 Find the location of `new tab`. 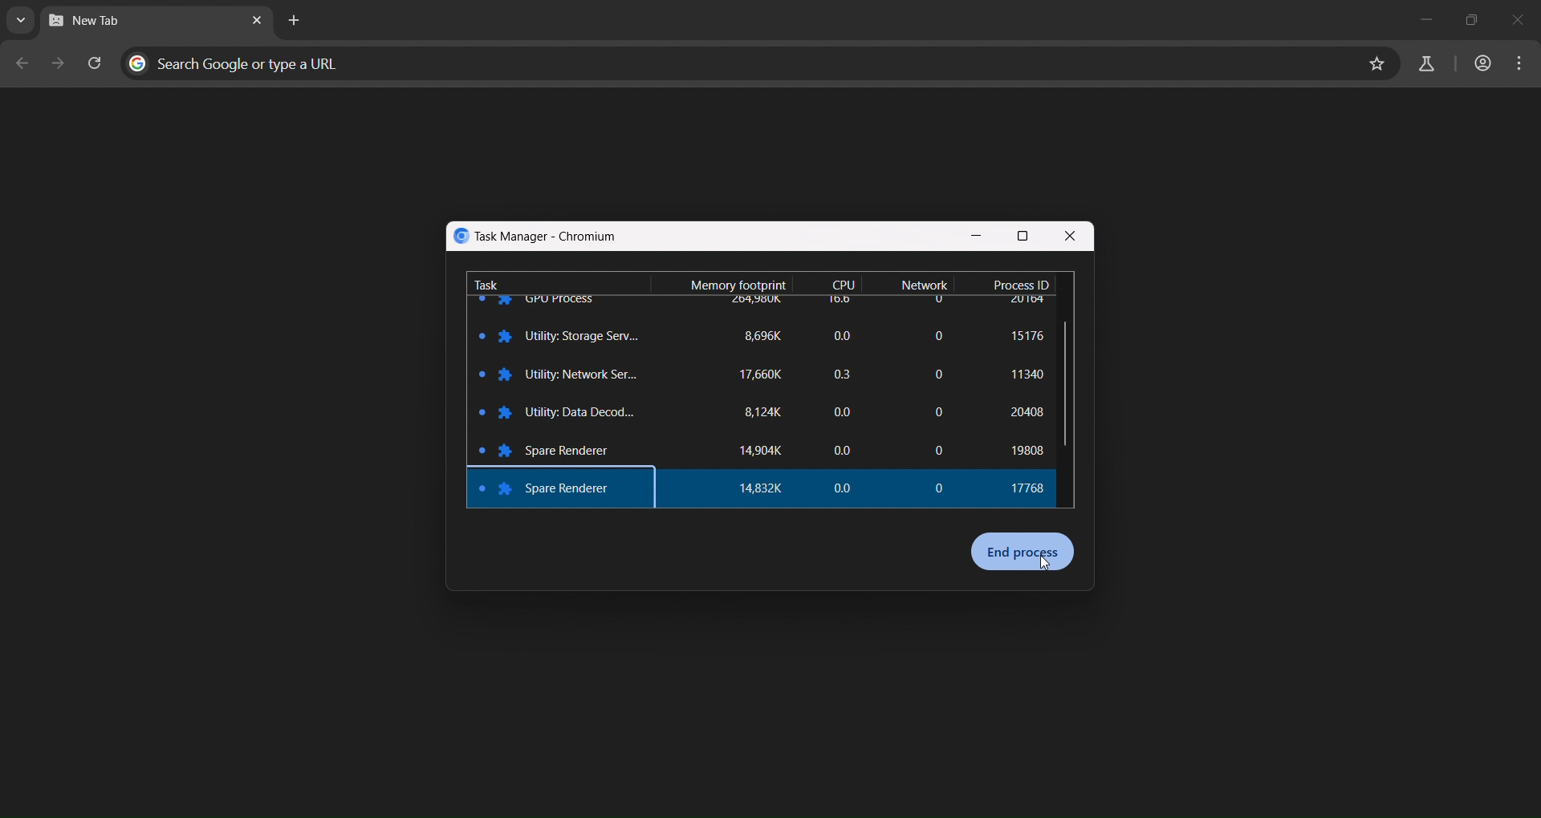

new tab is located at coordinates (293, 22).